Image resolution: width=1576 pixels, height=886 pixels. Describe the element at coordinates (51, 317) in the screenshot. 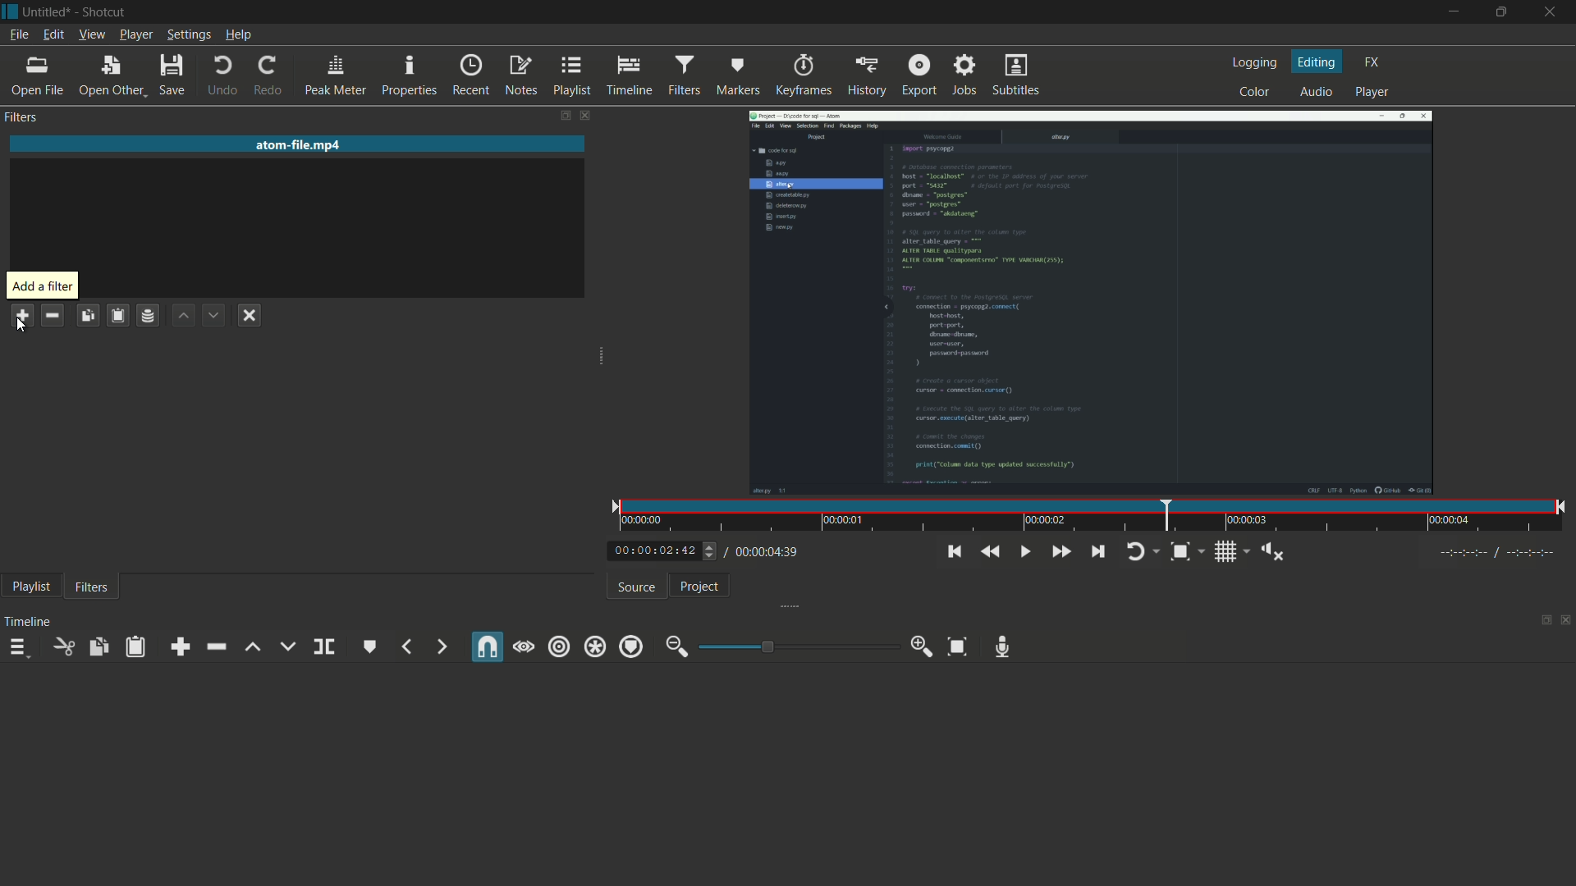

I see `remove a filter` at that location.